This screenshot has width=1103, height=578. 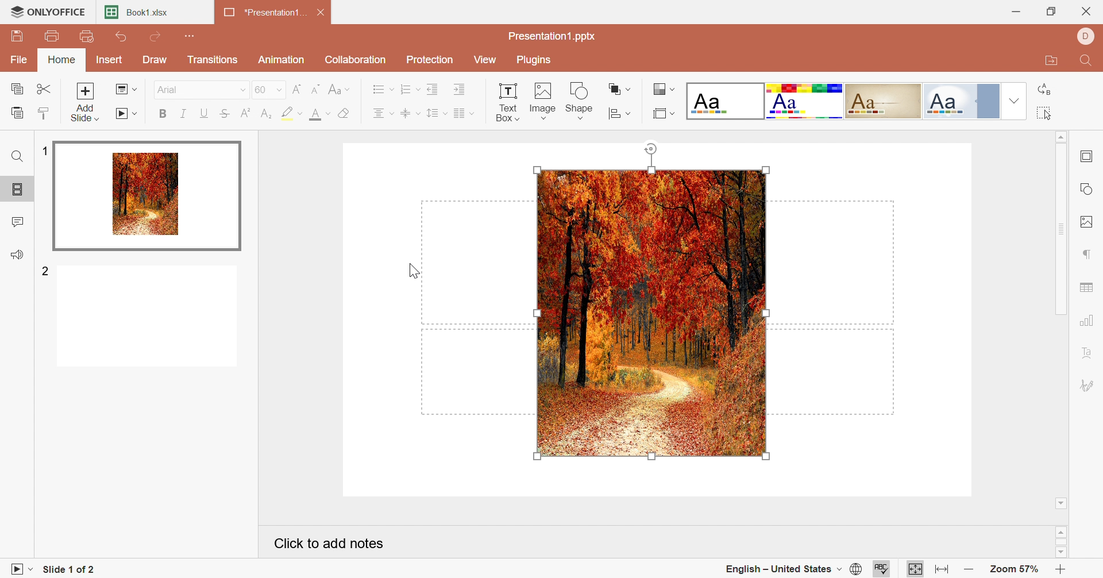 What do you see at coordinates (155, 36) in the screenshot?
I see `Redo` at bounding box center [155, 36].